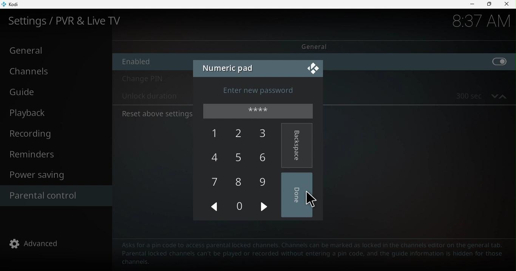 This screenshot has width=516, height=271. I want to click on 7, so click(214, 183).